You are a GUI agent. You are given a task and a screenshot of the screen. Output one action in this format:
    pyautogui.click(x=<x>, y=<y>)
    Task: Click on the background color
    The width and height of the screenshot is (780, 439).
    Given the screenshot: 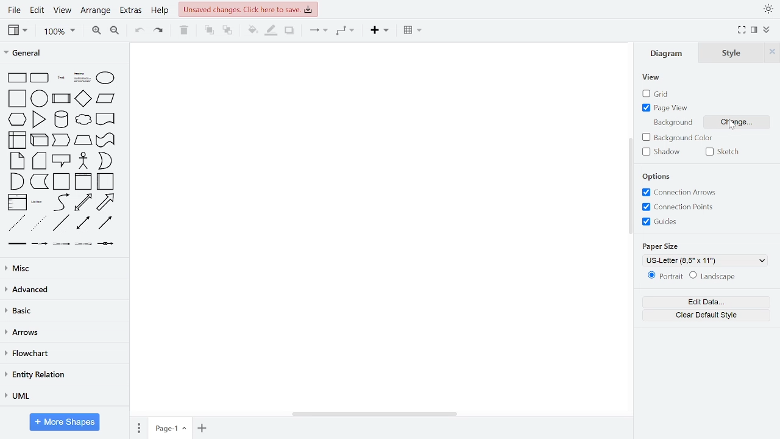 What is the action you would take?
    pyautogui.click(x=676, y=137)
    